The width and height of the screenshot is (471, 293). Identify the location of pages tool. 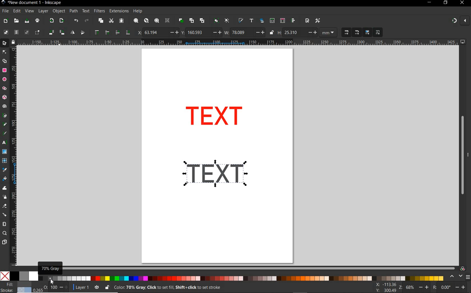
(4, 242).